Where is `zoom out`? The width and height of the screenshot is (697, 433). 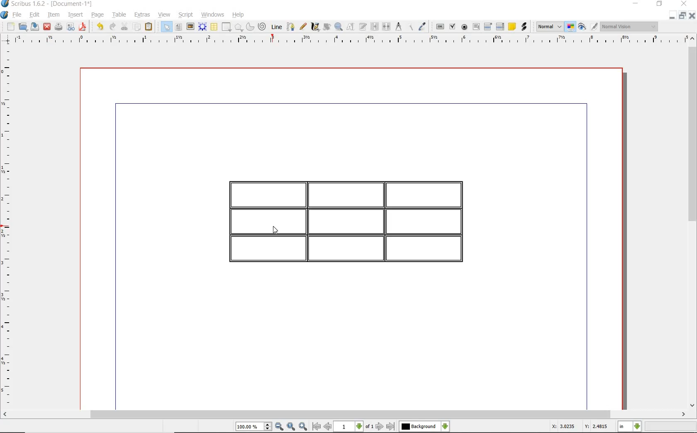 zoom out is located at coordinates (280, 427).